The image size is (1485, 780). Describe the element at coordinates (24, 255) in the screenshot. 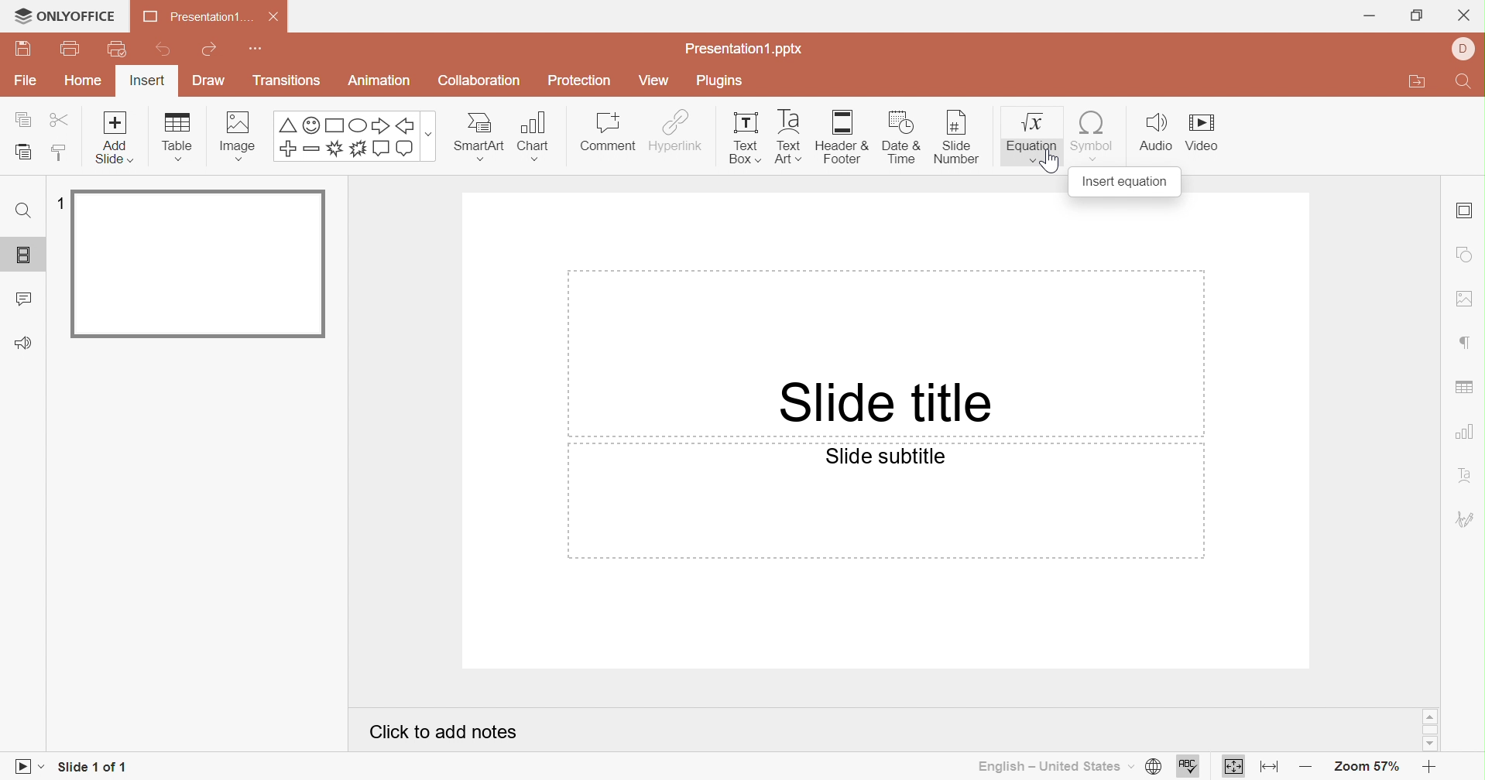

I see `Slides` at that location.